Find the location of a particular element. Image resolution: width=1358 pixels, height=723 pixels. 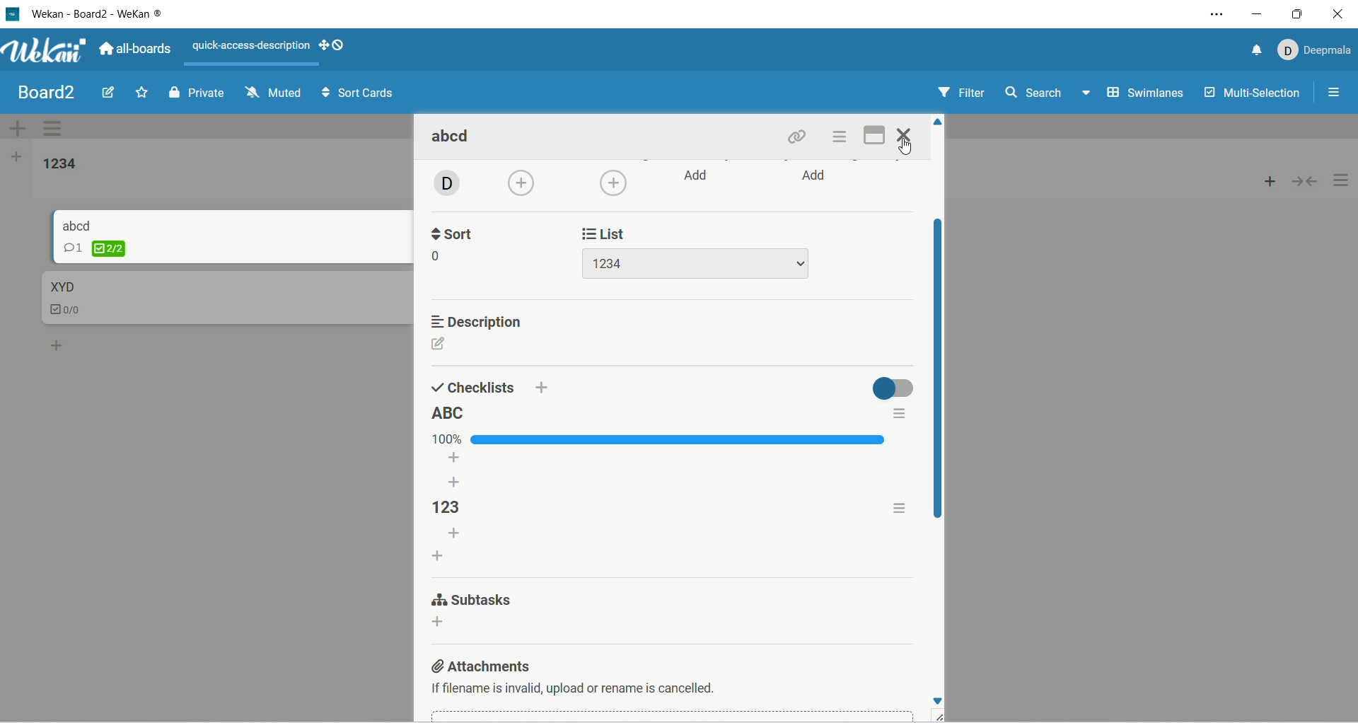

settings and more is located at coordinates (1217, 16).